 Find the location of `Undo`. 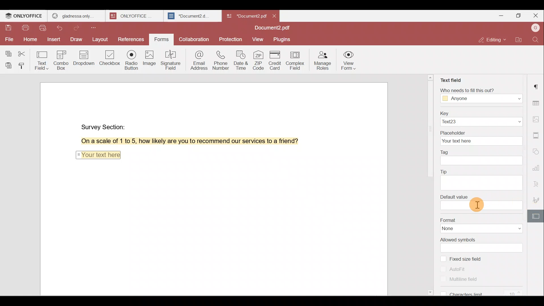

Undo is located at coordinates (63, 29).